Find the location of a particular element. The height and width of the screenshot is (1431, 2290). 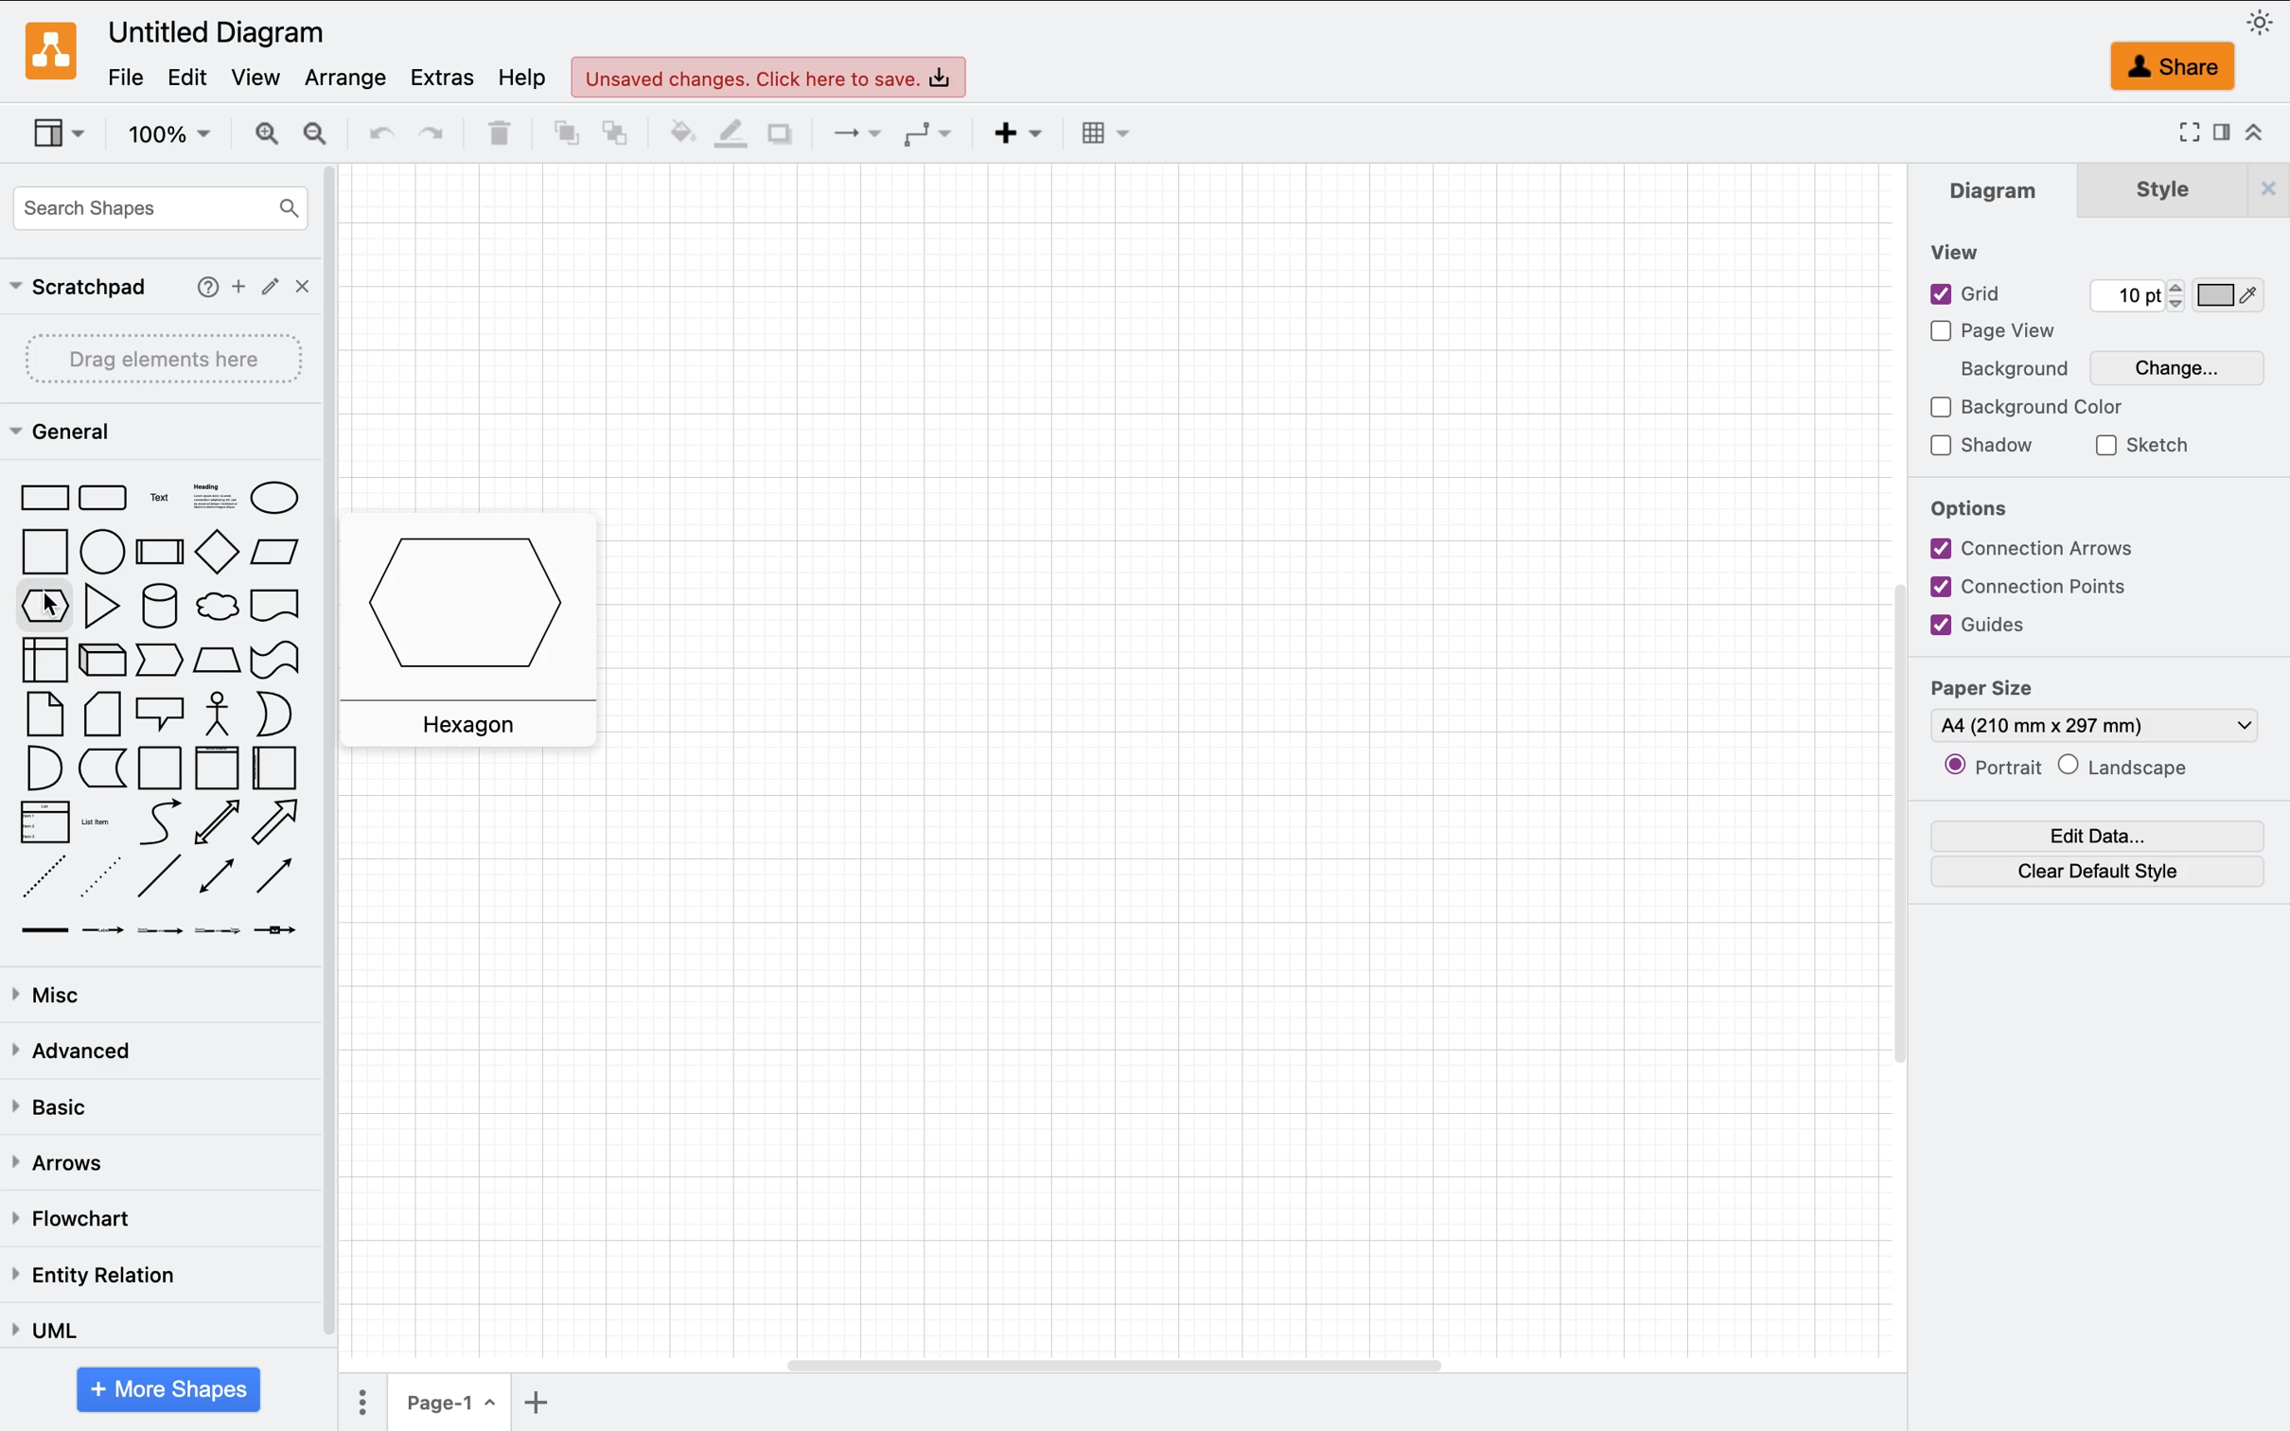

ellipse is located at coordinates (286, 495).